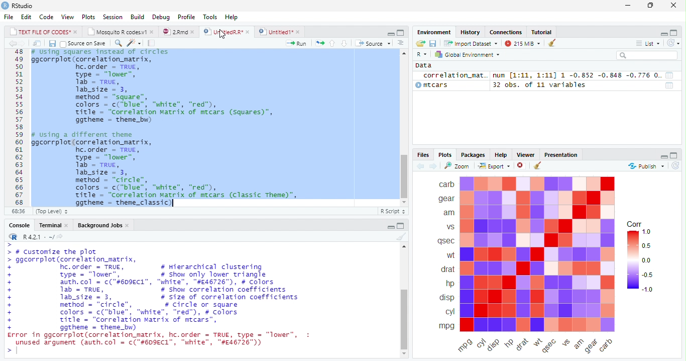 This screenshot has height=361, width=686. I want to click on # Using squares instead of circles
ggcorrplot (correlation_matrix,
he. order = TRUE,
type = “lower”,
Tab = TRUE,
Tab_size = 3,
method - “square”,
colors = c("blue”, "white", "red",
title = "Correlation vatrix of mtcars (squares)”,
ggthene = theme_bw)
# using a different theme
ggcorrplot (correlation_matrix,
he. order = TRUE,
type = “lower”,
Tab = TRUE,
lab_size = 3,
method = “circle”,
colors = c("blue”, "white", "red",
title = "Correlation Matrix of mtcars (Classic Theme)”,
ggtheme = theme_classic)|, so click(209, 128).